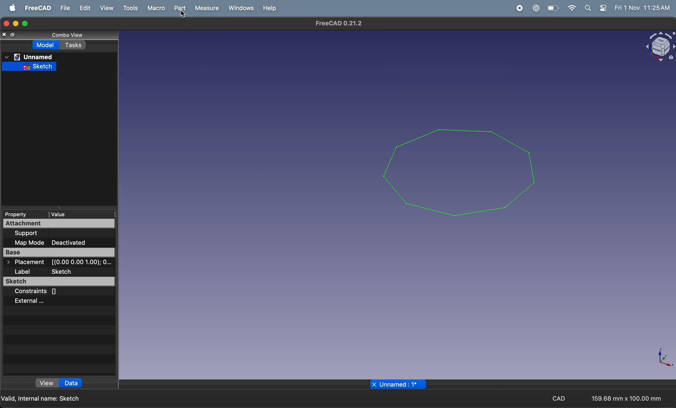 Image resolution: width=676 pixels, height=408 pixels. I want to click on FreeCAD 0.21.2, so click(341, 23).